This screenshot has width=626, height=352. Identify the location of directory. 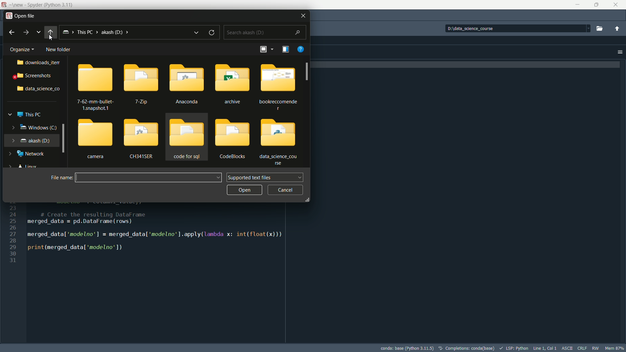
(114, 33).